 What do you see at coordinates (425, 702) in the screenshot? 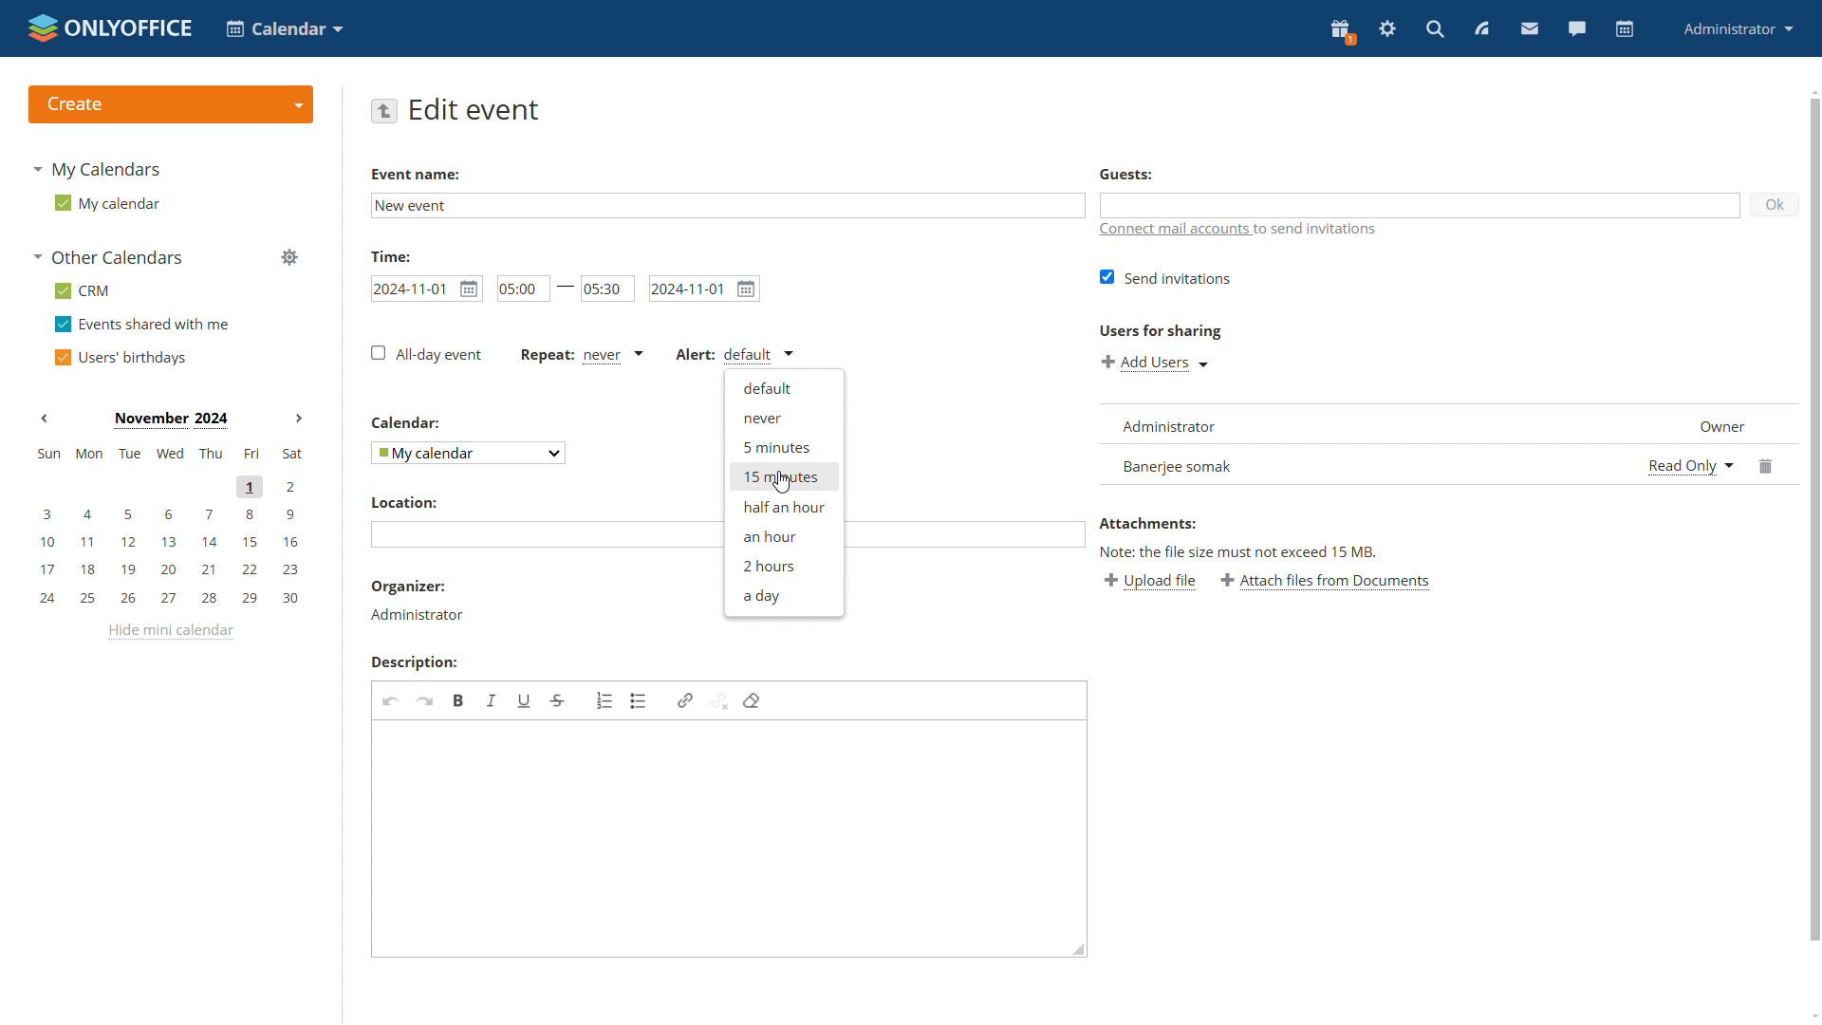
I see `redo` at bounding box center [425, 702].